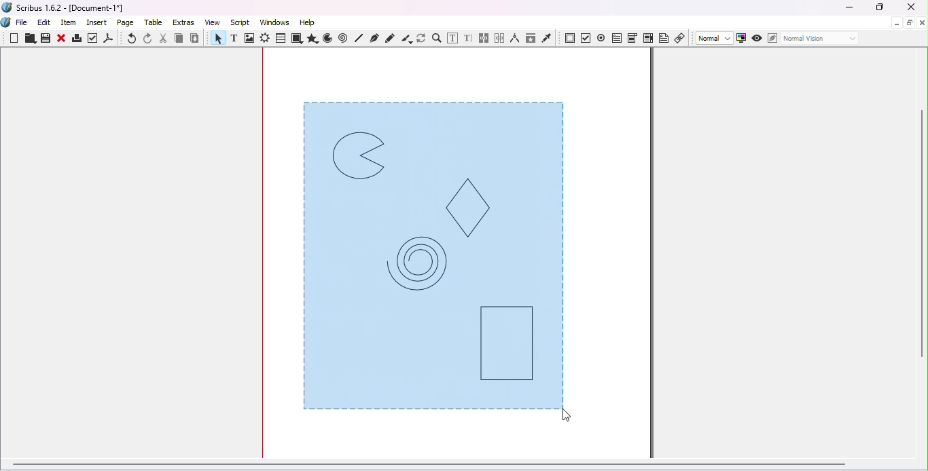  Describe the element at coordinates (484, 39) in the screenshot. I see `Link text frames` at that location.